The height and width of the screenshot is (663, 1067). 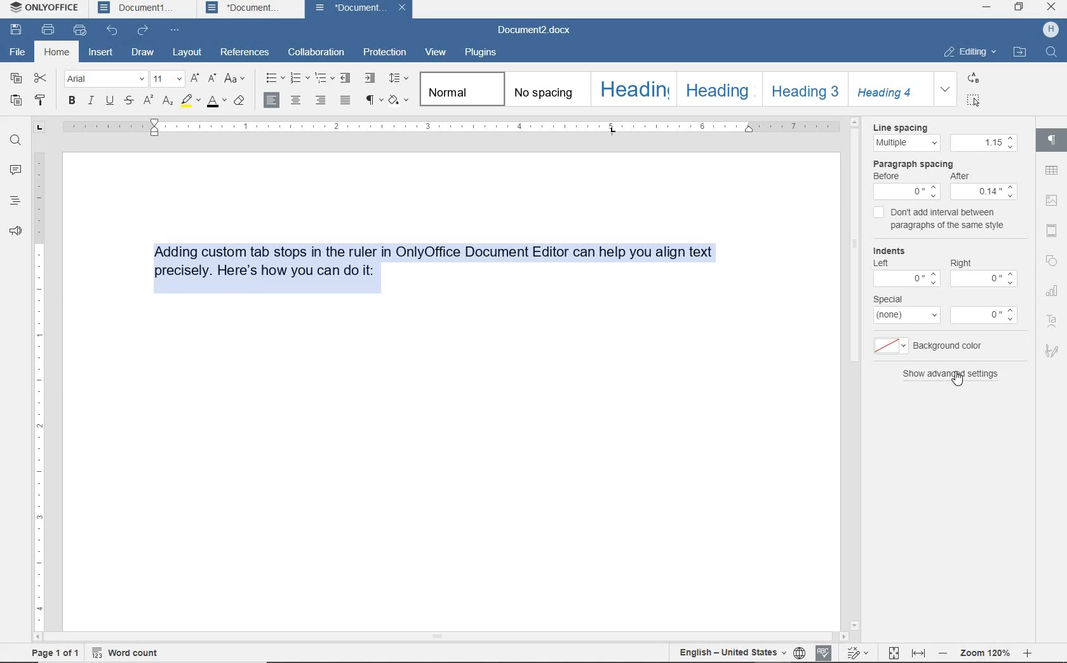 What do you see at coordinates (177, 31) in the screenshot?
I see `customize quick access toolbar` at bounding box center [177, 31].